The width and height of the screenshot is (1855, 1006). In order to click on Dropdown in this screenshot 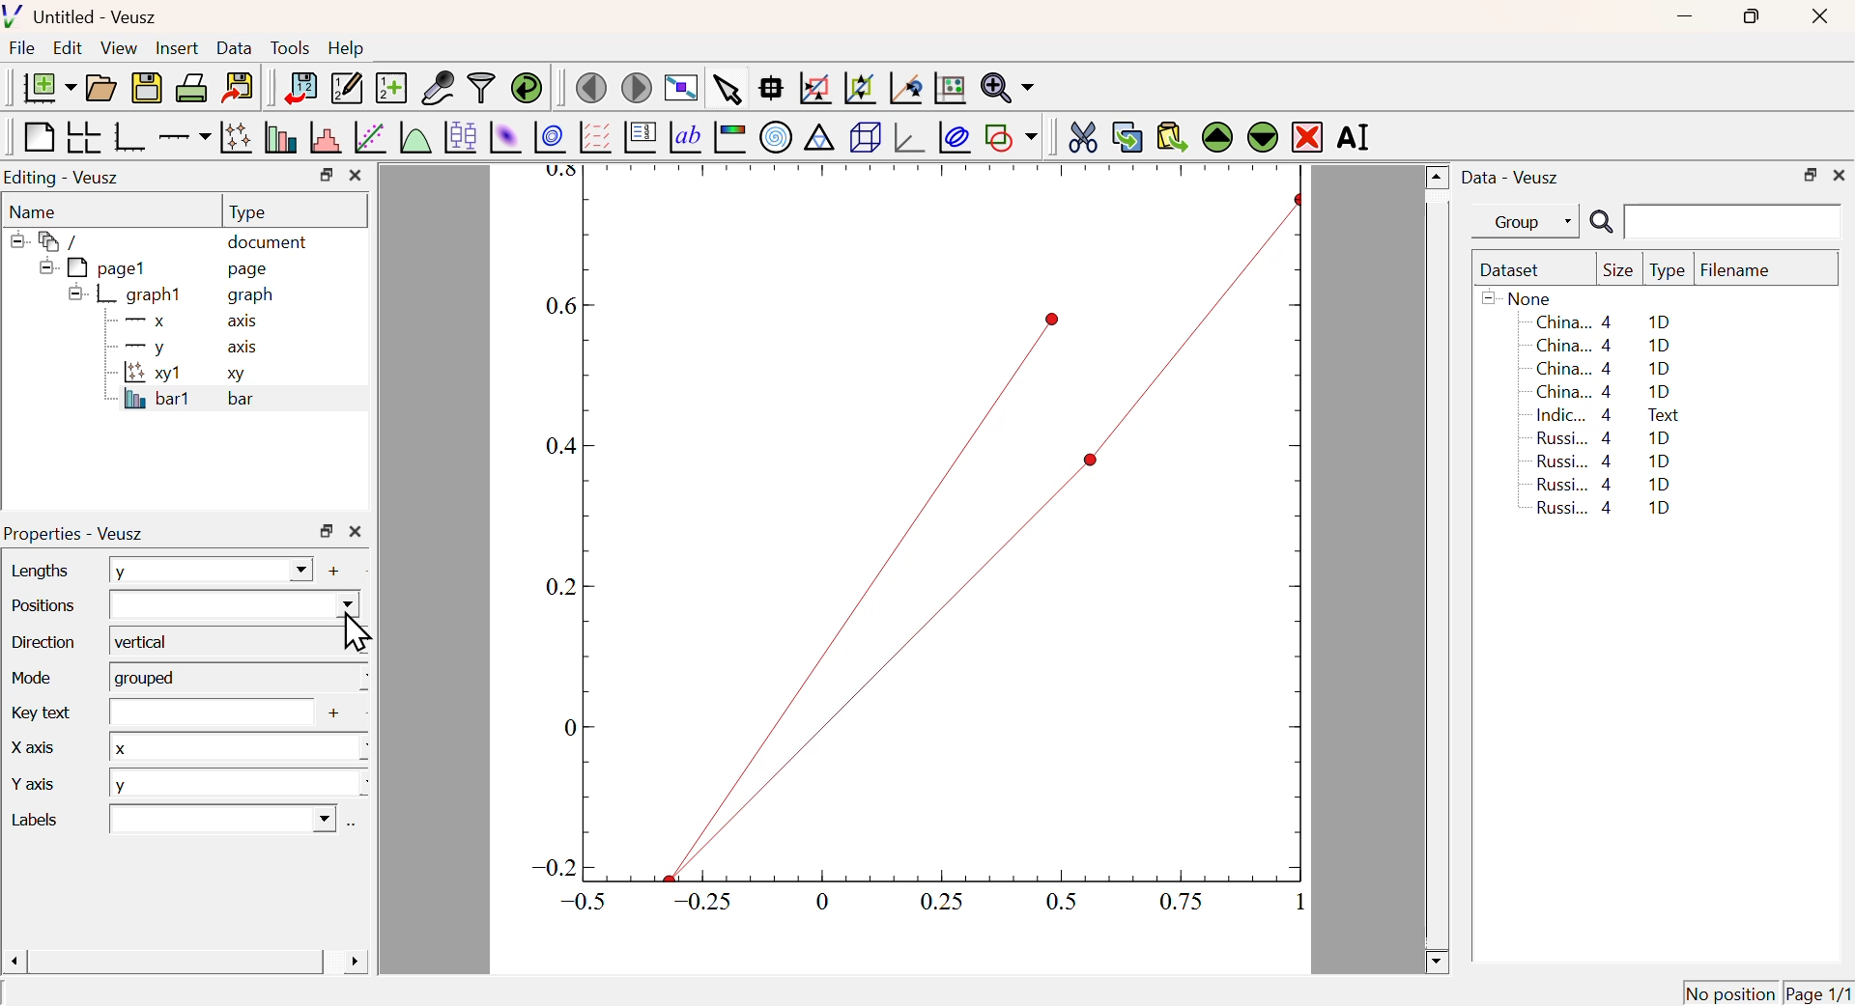, I will do `click(235, 603)`.